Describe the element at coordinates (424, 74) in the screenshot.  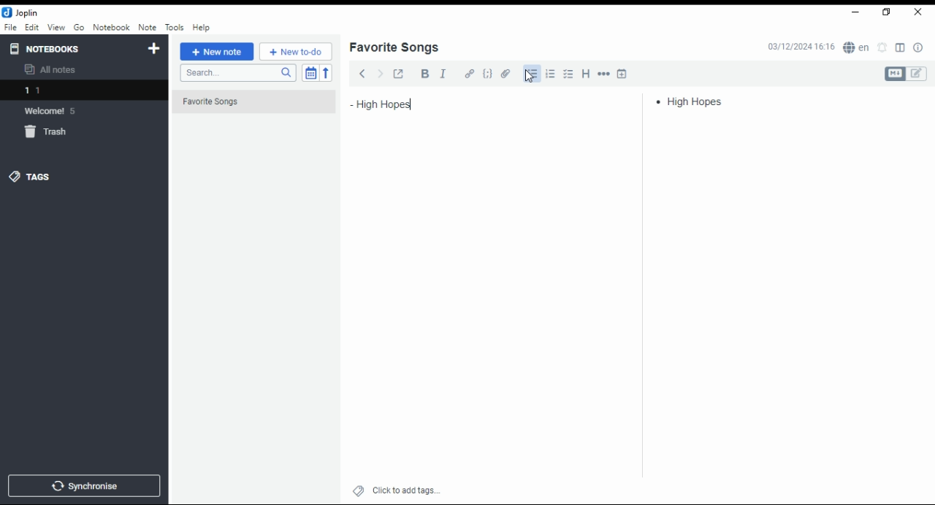
I see `bold` at that location.